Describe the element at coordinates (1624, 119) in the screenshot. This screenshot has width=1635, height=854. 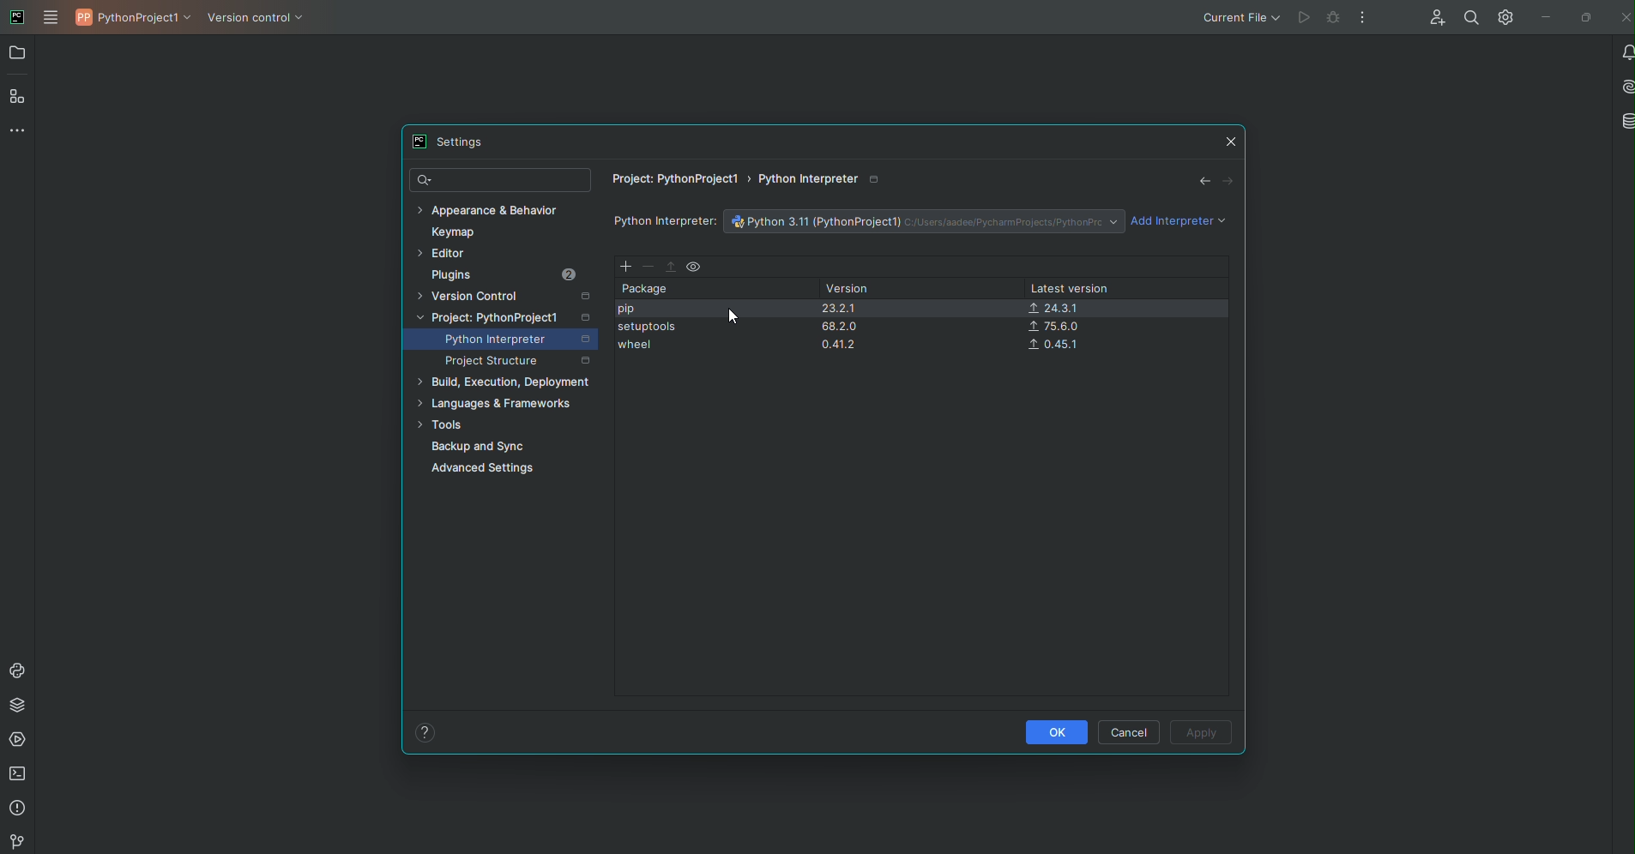
I see `Database` at that location.